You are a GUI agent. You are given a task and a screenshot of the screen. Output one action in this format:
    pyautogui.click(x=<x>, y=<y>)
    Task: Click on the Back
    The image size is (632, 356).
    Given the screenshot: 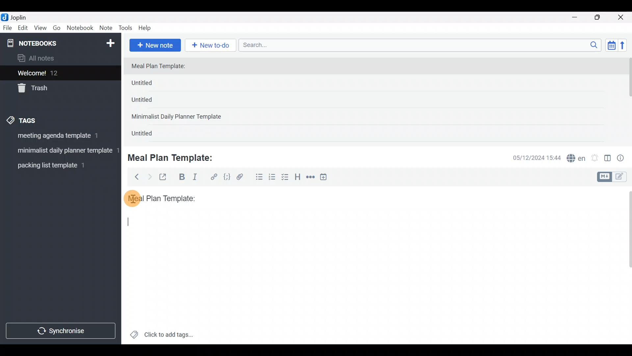 What is the action you would take?
    pyautogui.click(x=134, y=176)
    